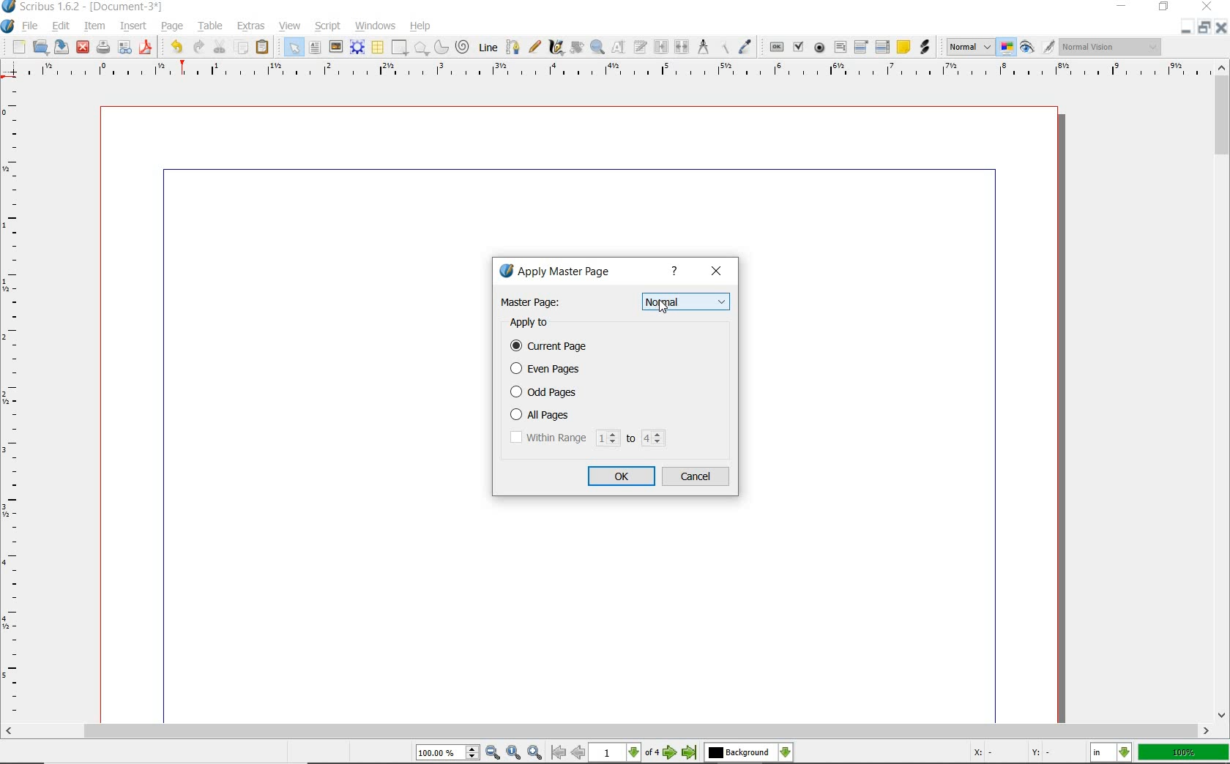 This screenshot has height=764, width=1230. What do you see at coordinates (314, 48) in the screenshot?
I see `text frame` at bounding box center [314, 48].